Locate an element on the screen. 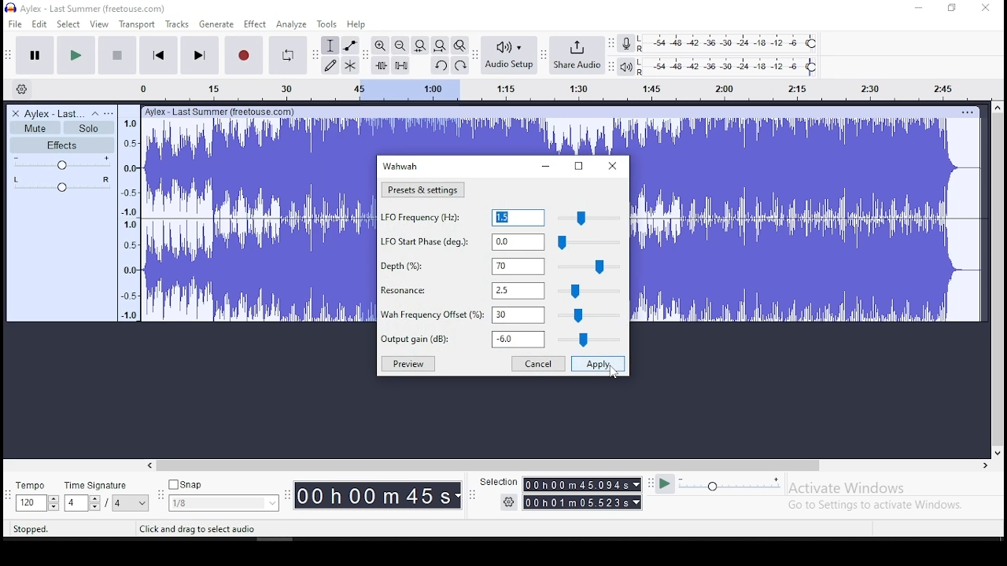 This screenshot has height=566, width=1007. zoom in is located at coordinates (380, 46).